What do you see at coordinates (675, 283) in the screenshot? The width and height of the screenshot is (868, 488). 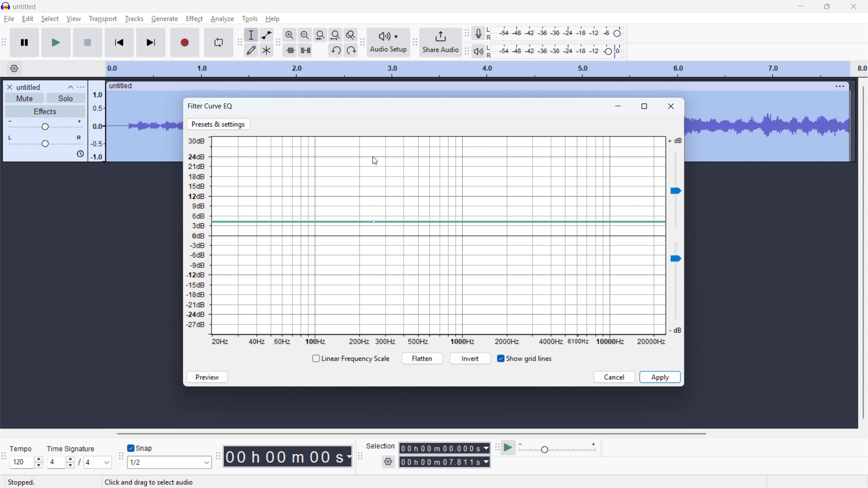 I see `Slider to change amplitude ` at bounding box center [675, 283].